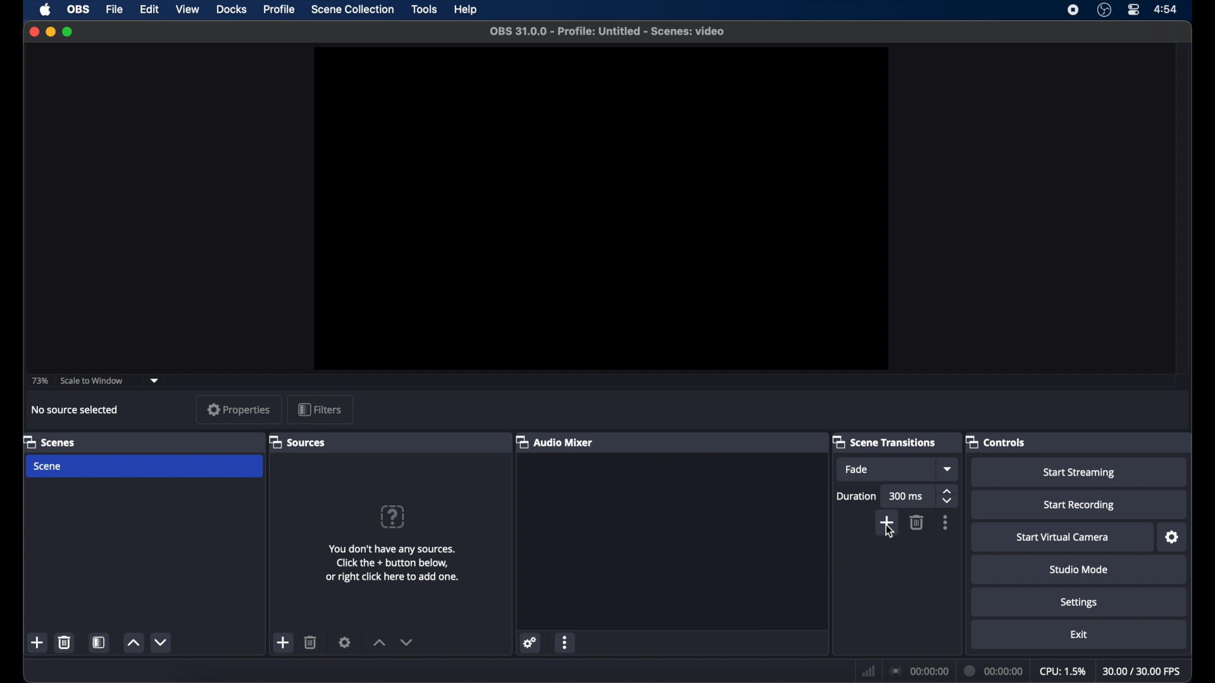  Describe the element at coordinates (345, 642) in the screenshot. I see `settings` at that location.